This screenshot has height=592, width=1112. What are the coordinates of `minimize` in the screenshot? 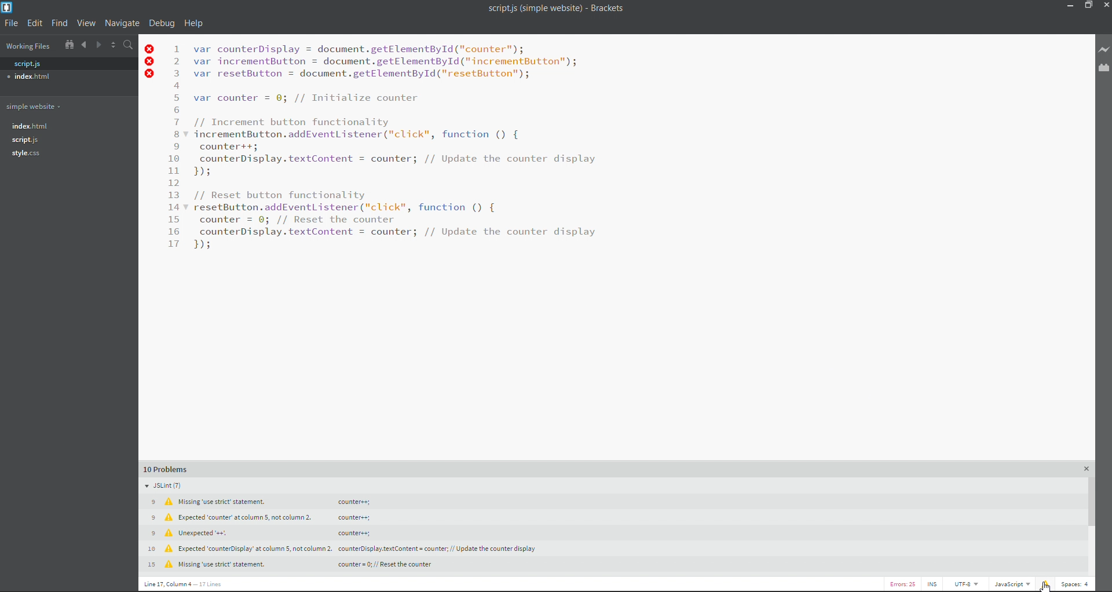 It's located at (1069, 8).